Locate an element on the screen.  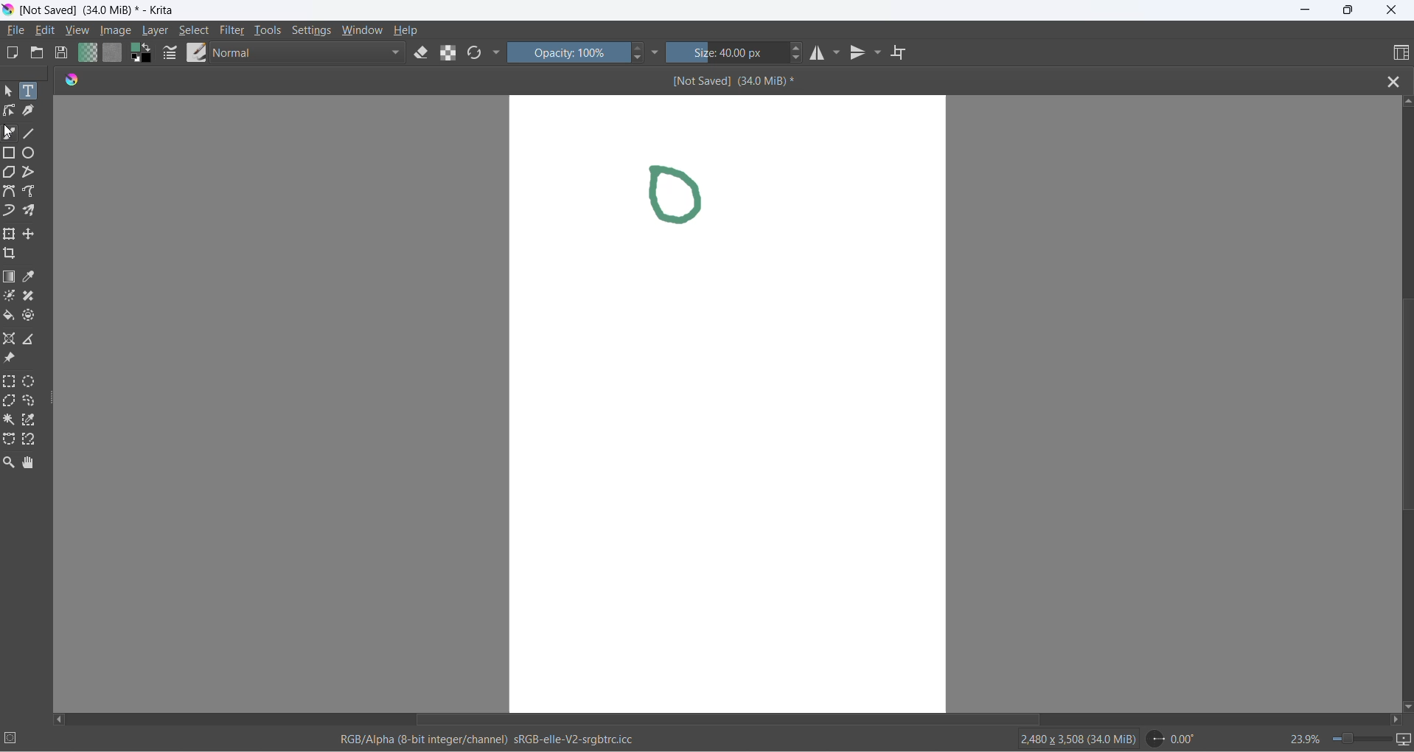
decrease opacity button is located at coordinates (641, 59).